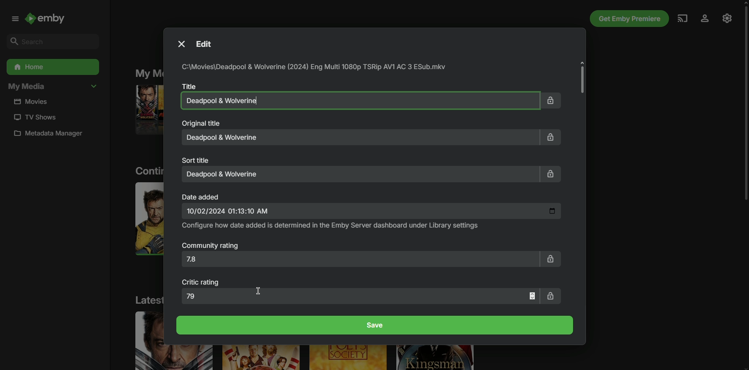  Describe the element at coordinates (188, 86) in the screenshot. I see `Title` at that location.